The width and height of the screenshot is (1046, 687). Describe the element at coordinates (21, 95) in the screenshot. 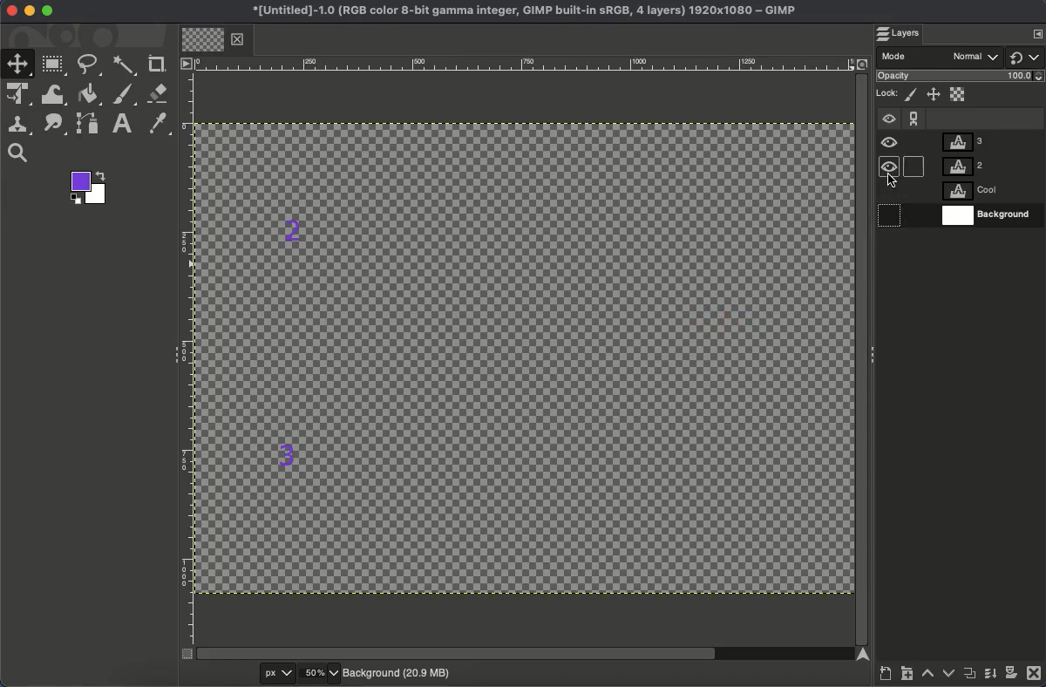

I see `Unified transformation` at that location.